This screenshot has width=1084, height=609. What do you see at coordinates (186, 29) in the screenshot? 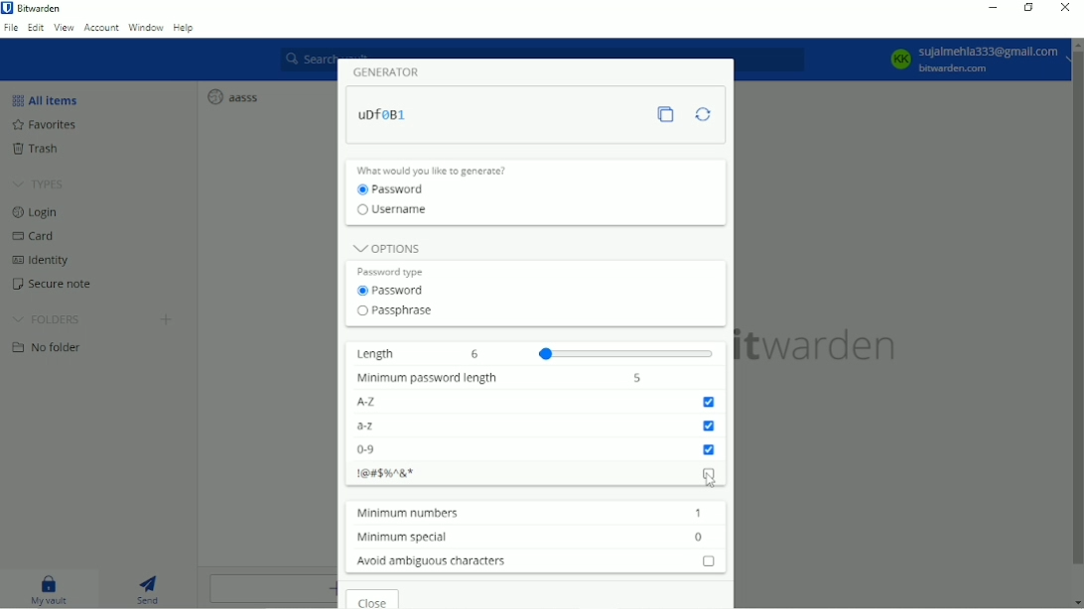
I see `Help` at bounding box center [186, 29].